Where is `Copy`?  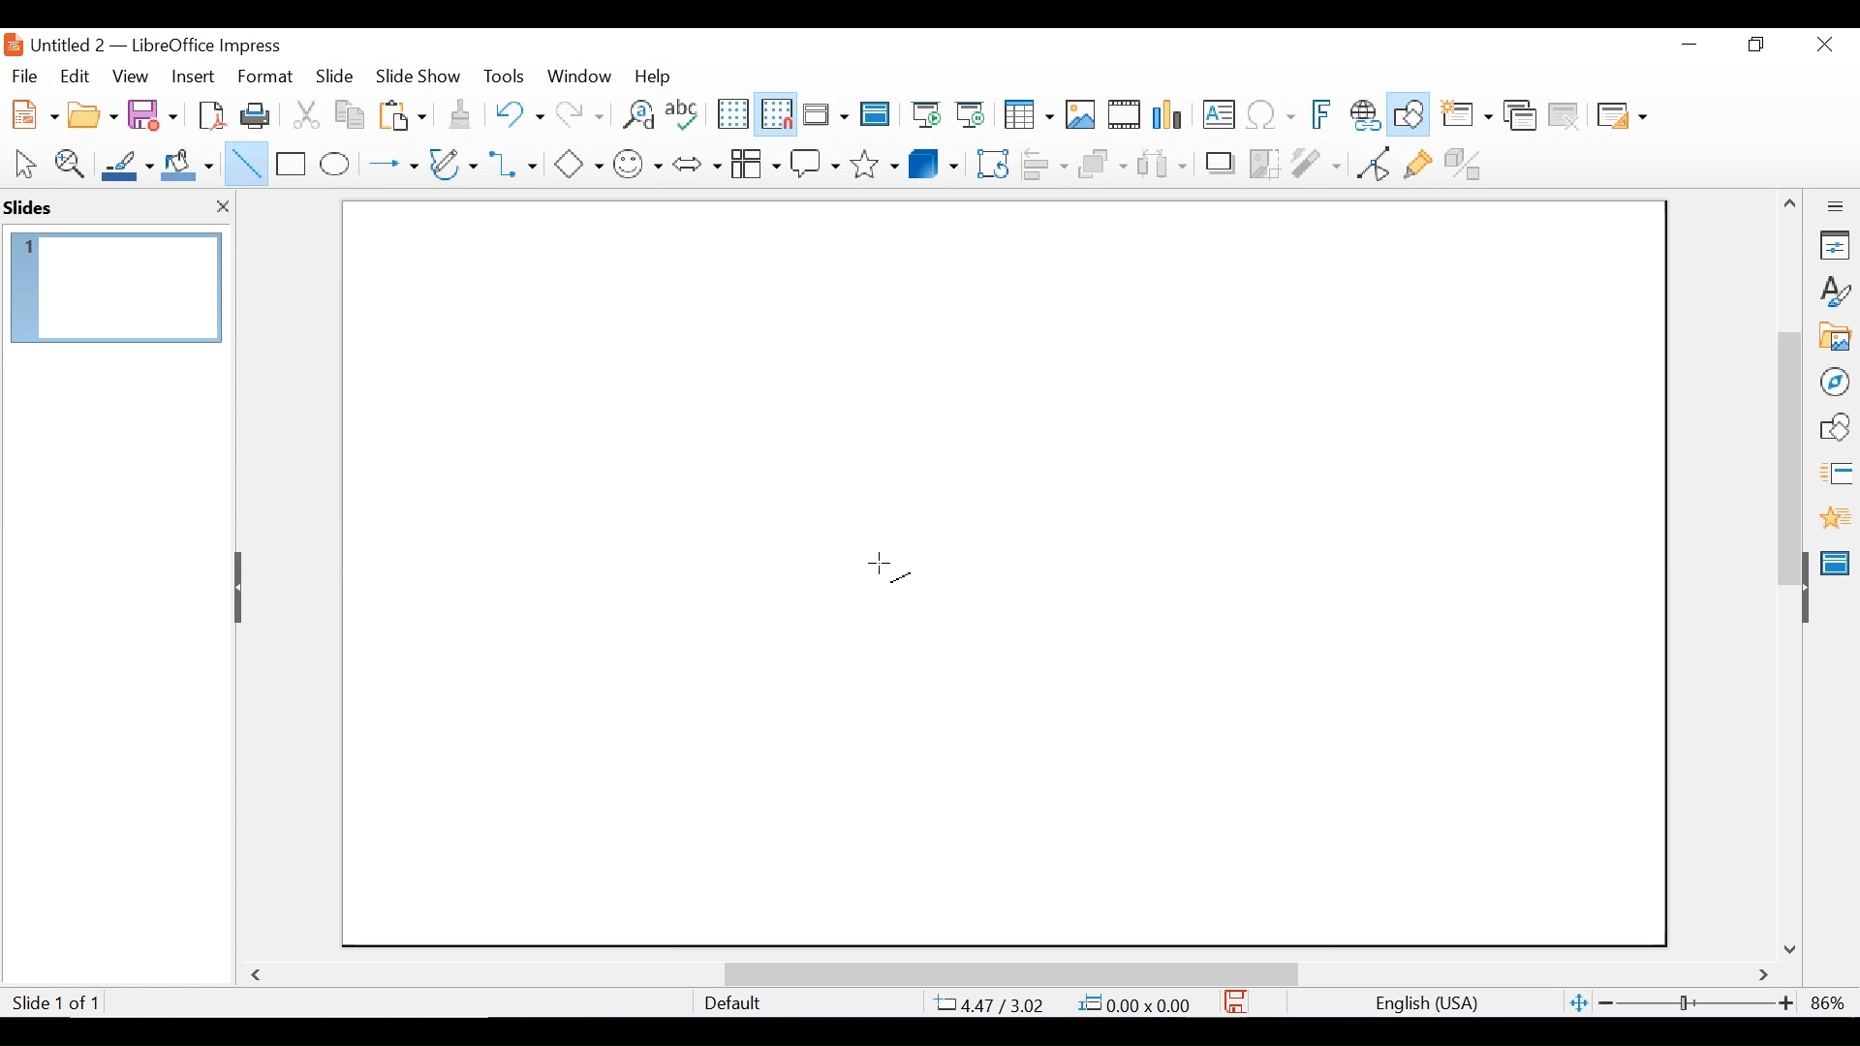 Copy is located at coordinates (352, 114).